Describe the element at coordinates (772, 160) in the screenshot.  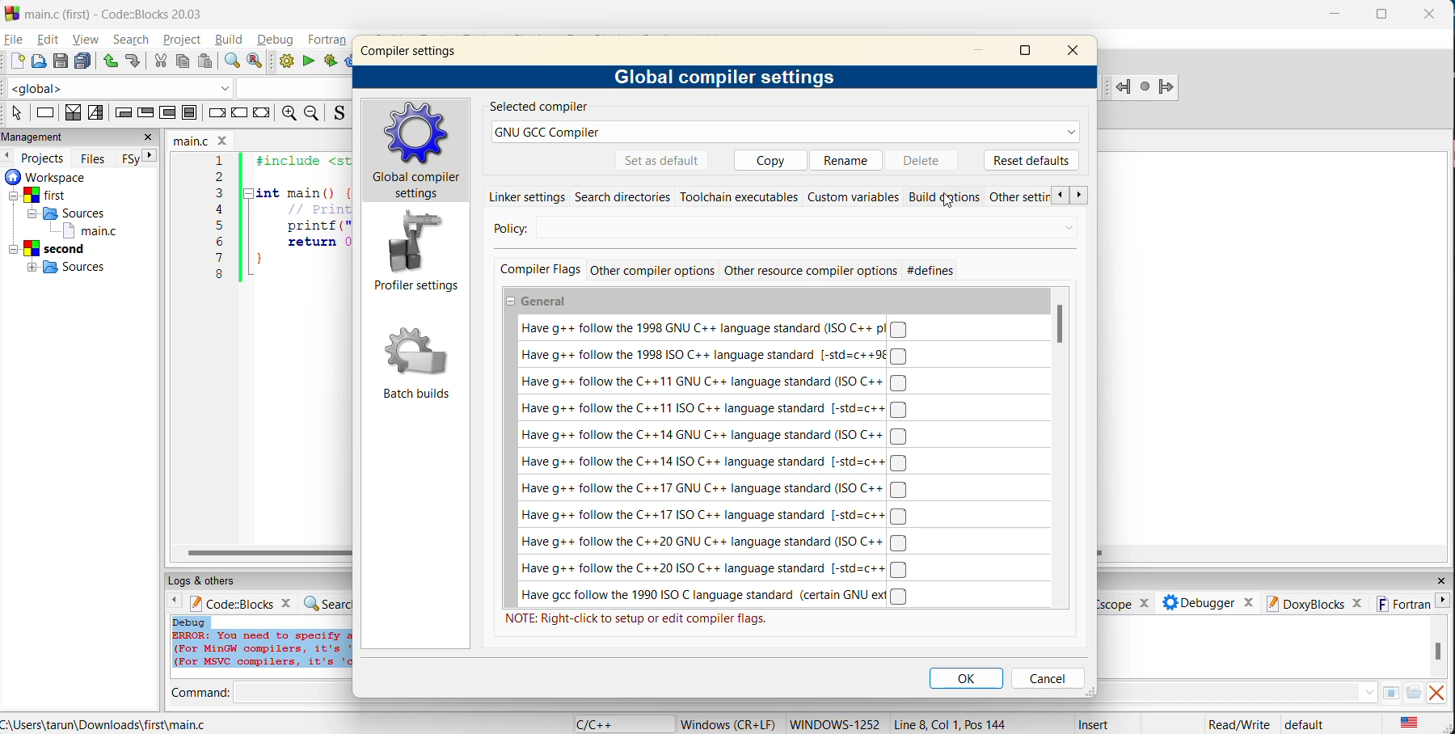
I see `copy` at that location.